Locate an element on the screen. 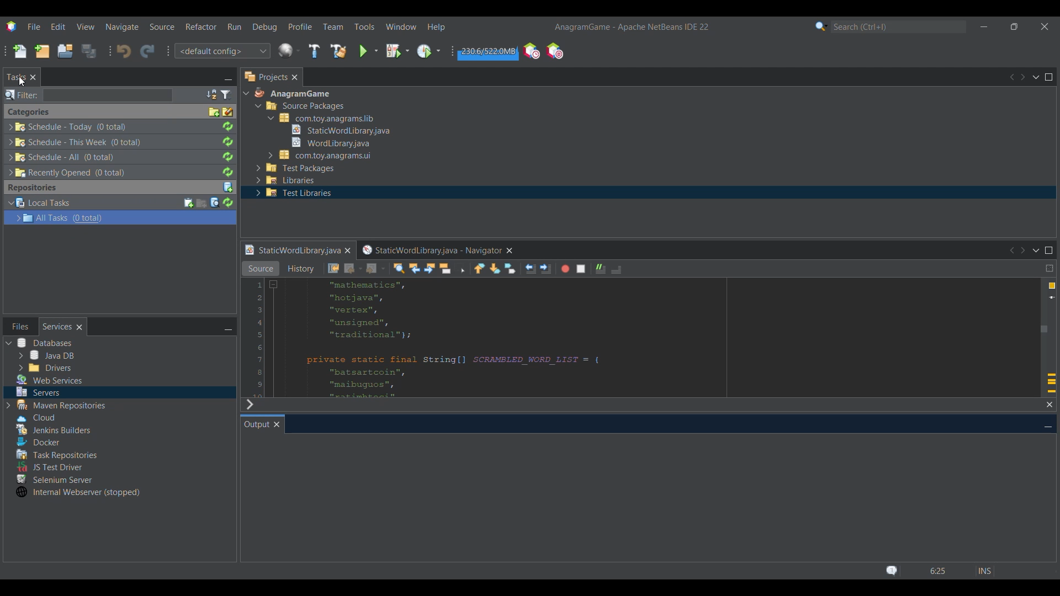  Search task in repository is located at coordinates (215, 203).